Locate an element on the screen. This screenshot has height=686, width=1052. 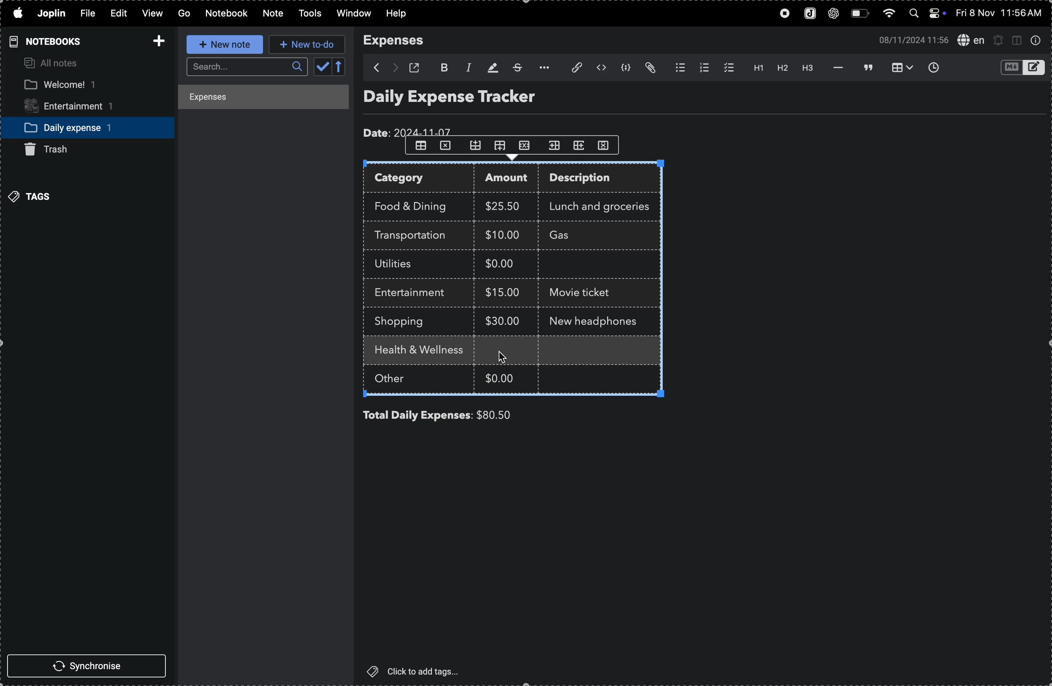
apple menu is located at coordinates (17, 14).